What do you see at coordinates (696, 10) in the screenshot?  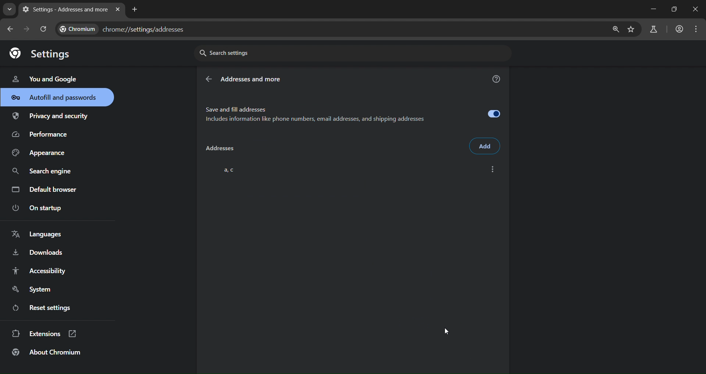 I see `close` at bounding box center [696, 10].